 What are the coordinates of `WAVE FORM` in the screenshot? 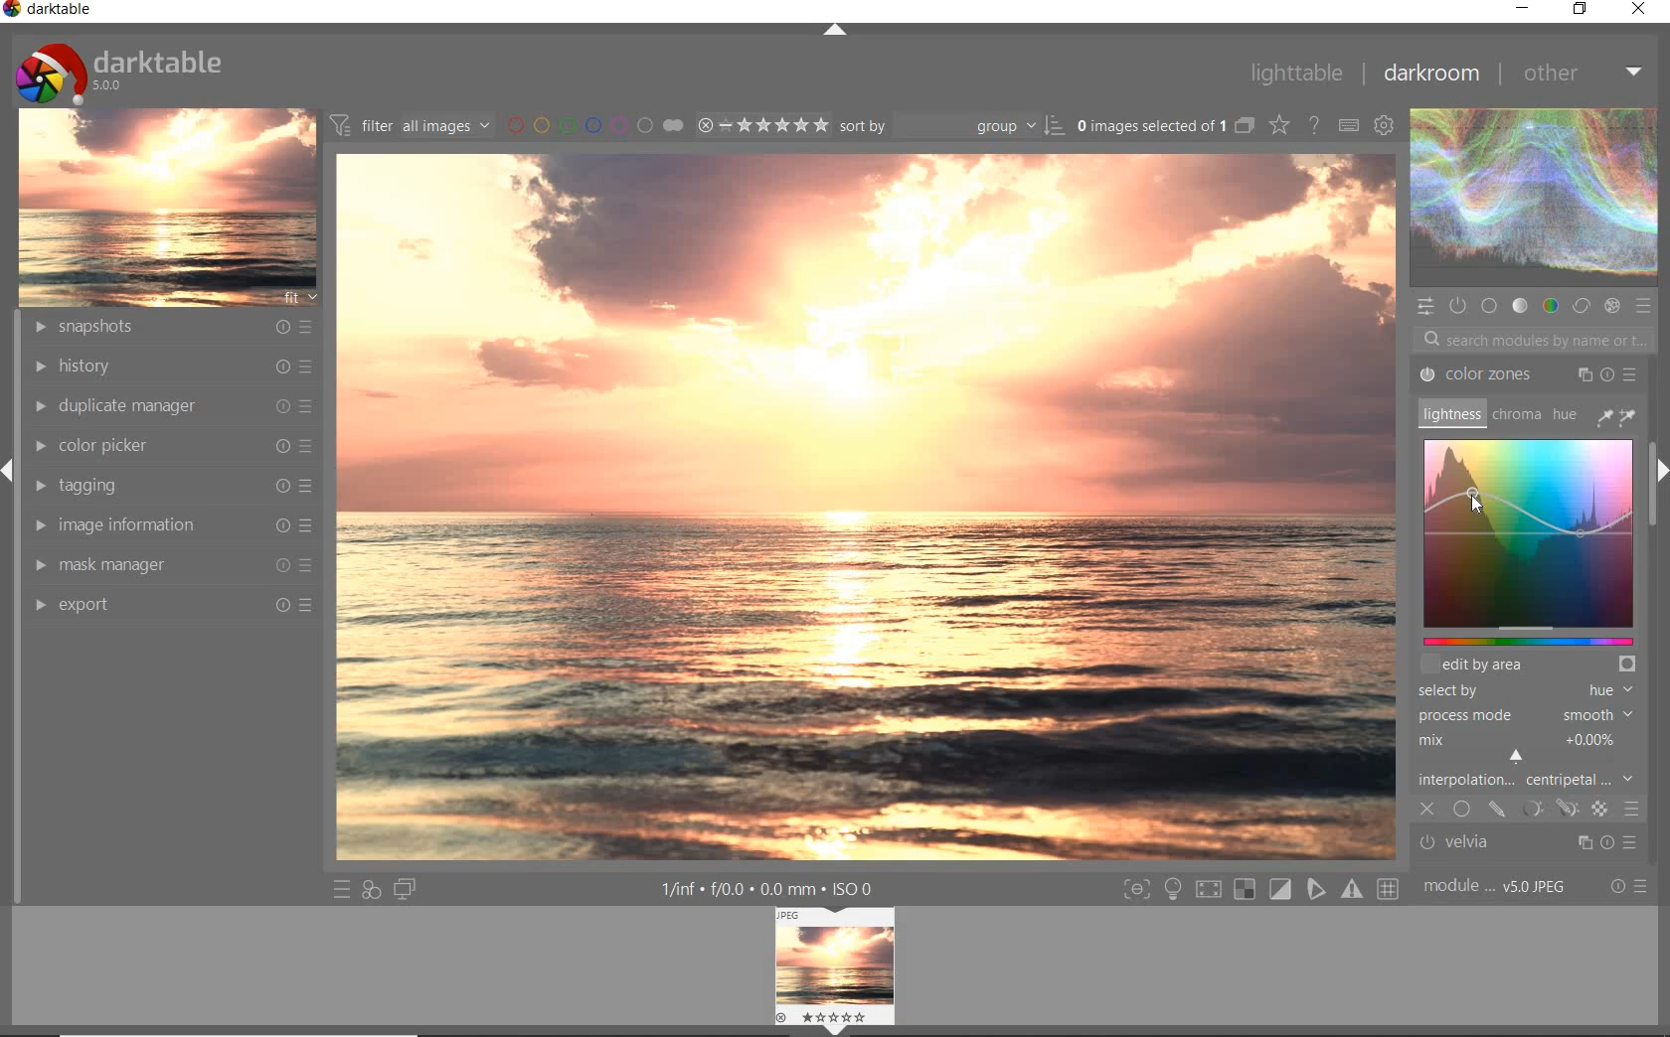 It's located at (1532, 201).